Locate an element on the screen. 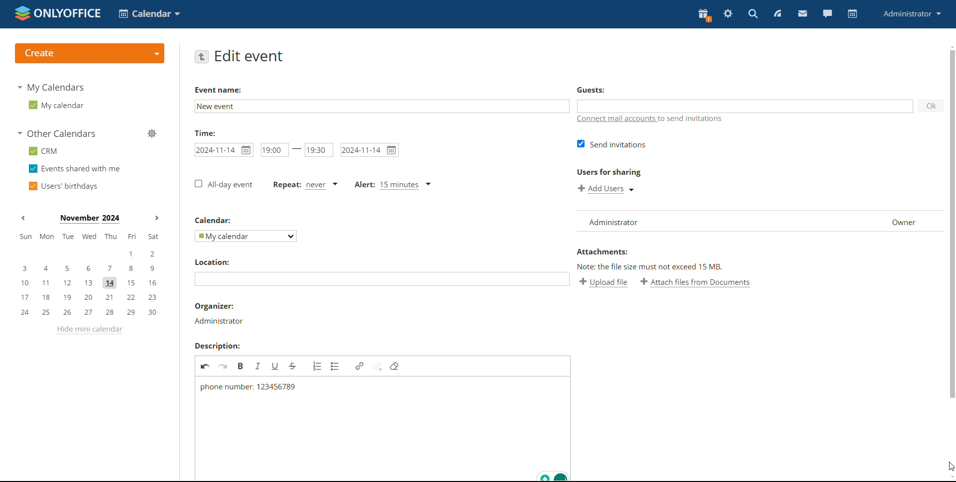 This screenshot has width=956, height=482. calendar is located at coordinates (852, 14).